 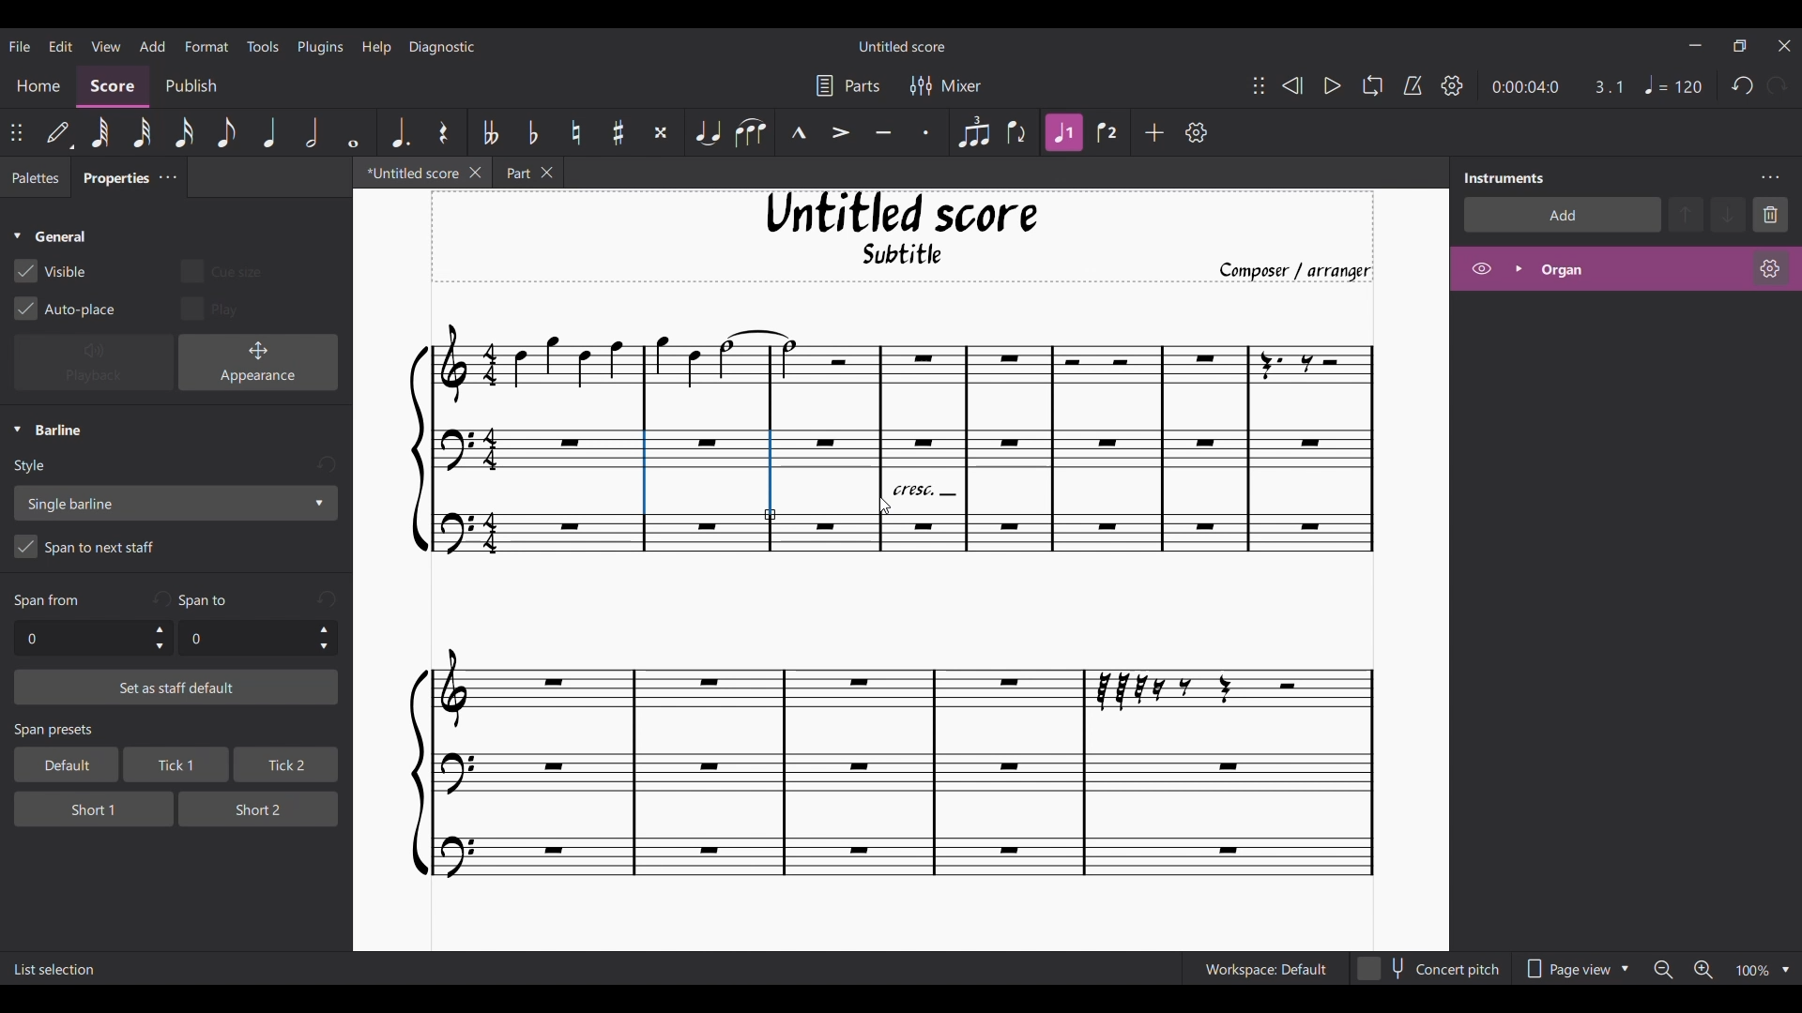 What do you see at coordinates (1786, 970) in the screenshot?
I see `Zoom options` at bounding box center [1786, 970].